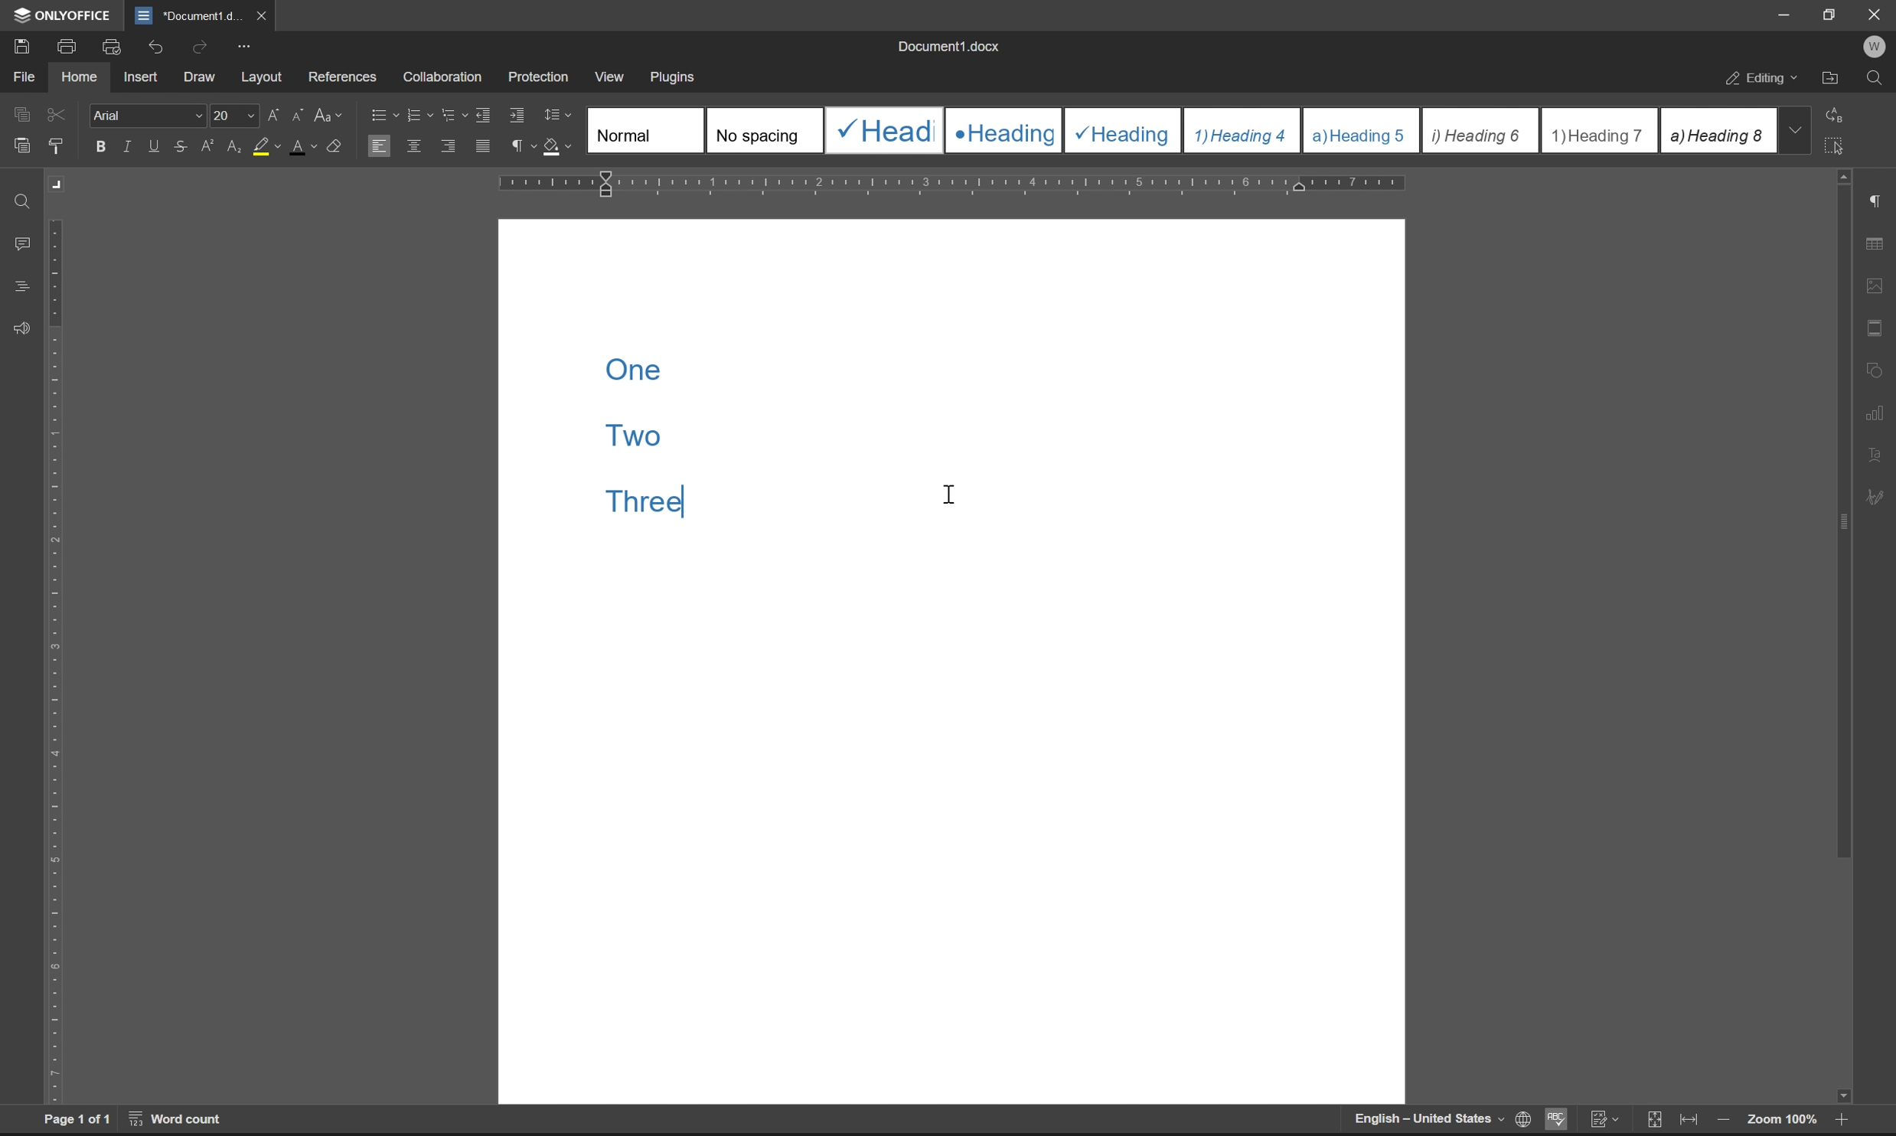 The width and height of the screenshot is (1896, 1136). What do you see at coordinates (646, 129) in the screenshot?
I see `Normal` at bounding box center [646, 129].